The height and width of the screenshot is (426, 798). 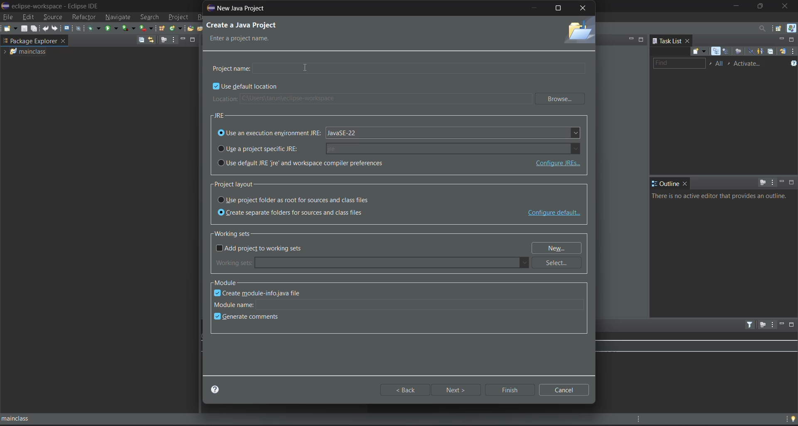 What do you see at coordinates (399, 133) in the screenshot?
I see `use an execution argument` at bounding box center [399, 133].